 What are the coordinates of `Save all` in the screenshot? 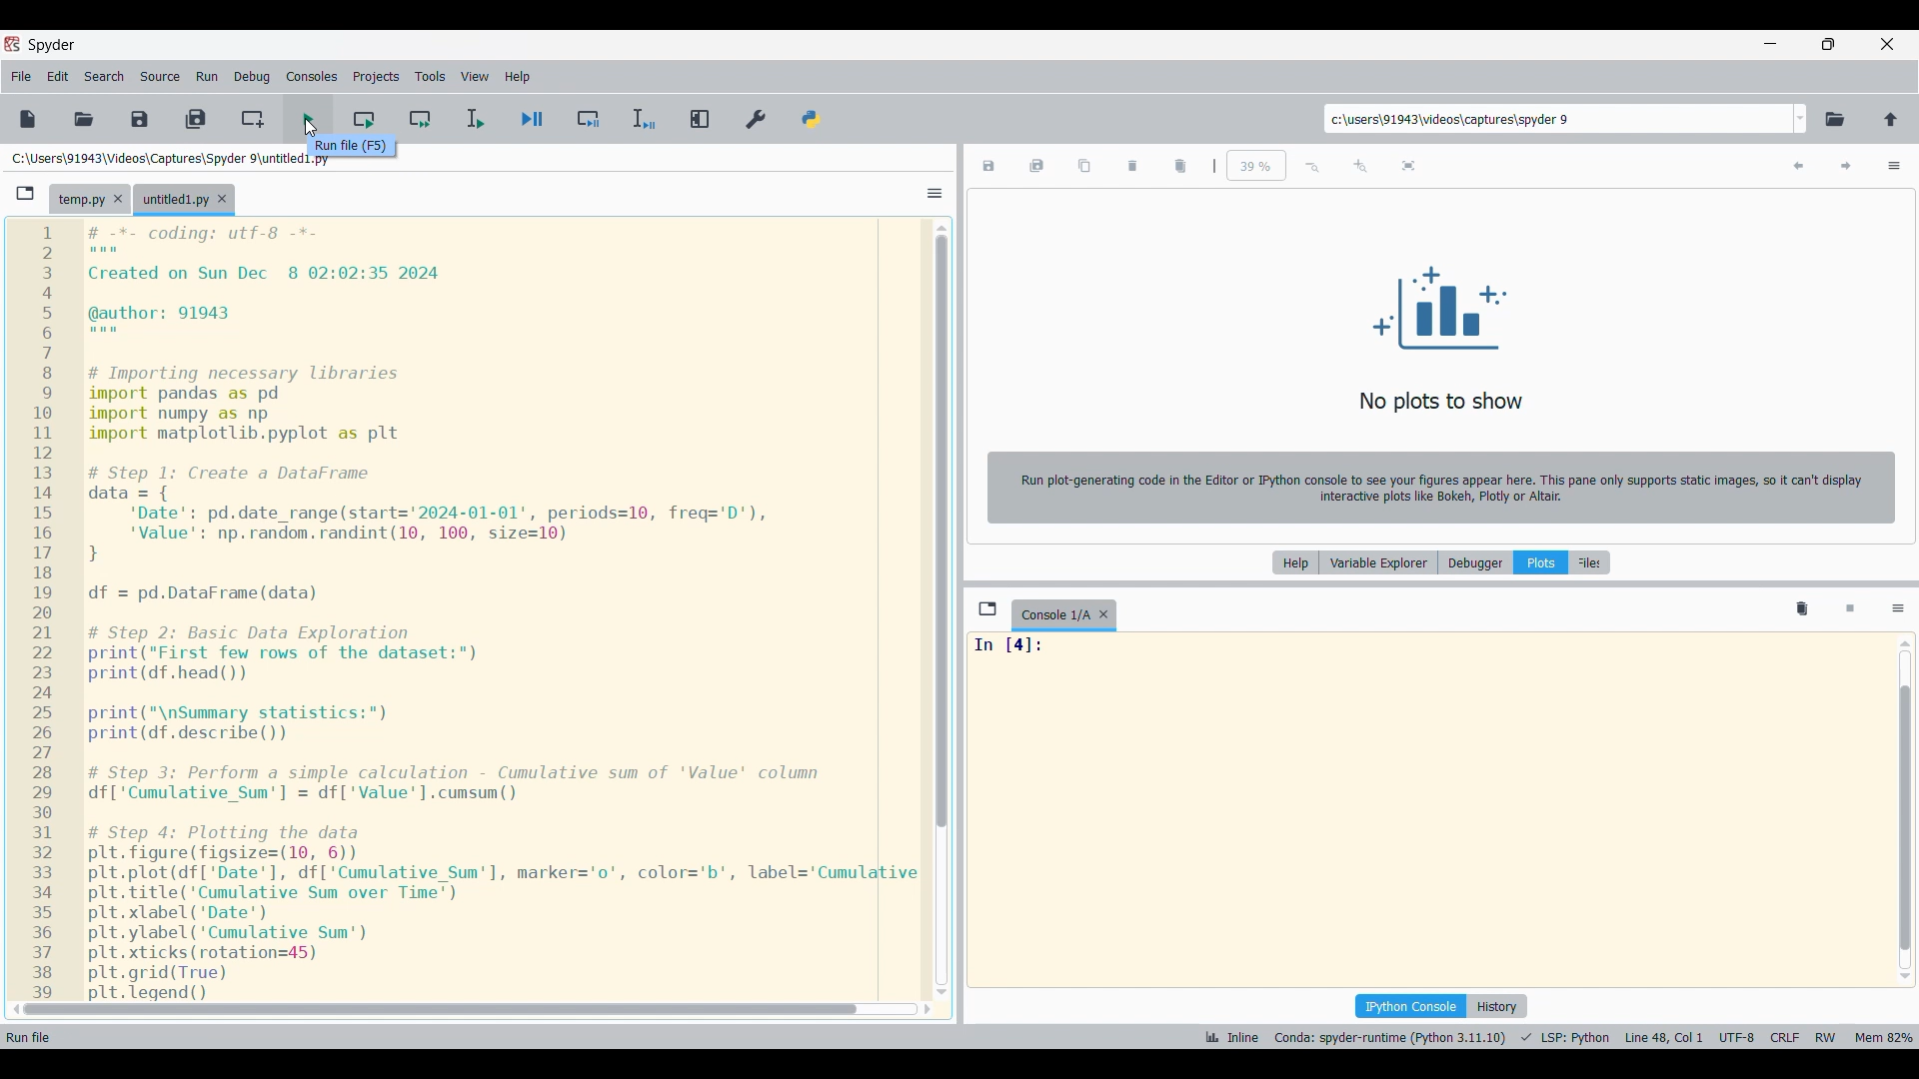 It's located at (197, 120).